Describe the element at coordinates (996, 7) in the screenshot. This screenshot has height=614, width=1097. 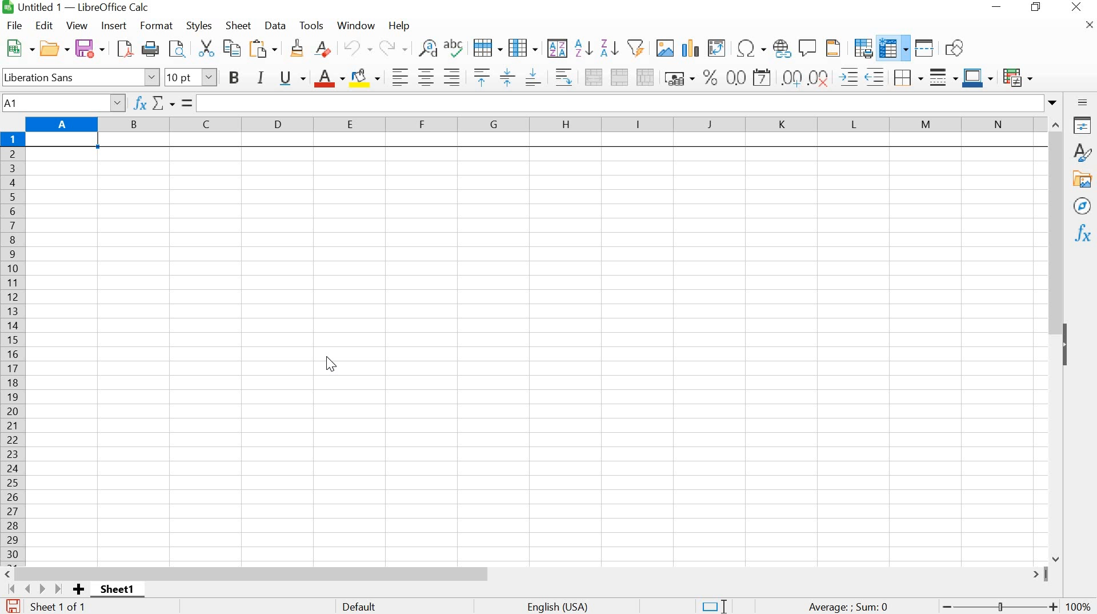
I see `MINIMIZE` at that location.